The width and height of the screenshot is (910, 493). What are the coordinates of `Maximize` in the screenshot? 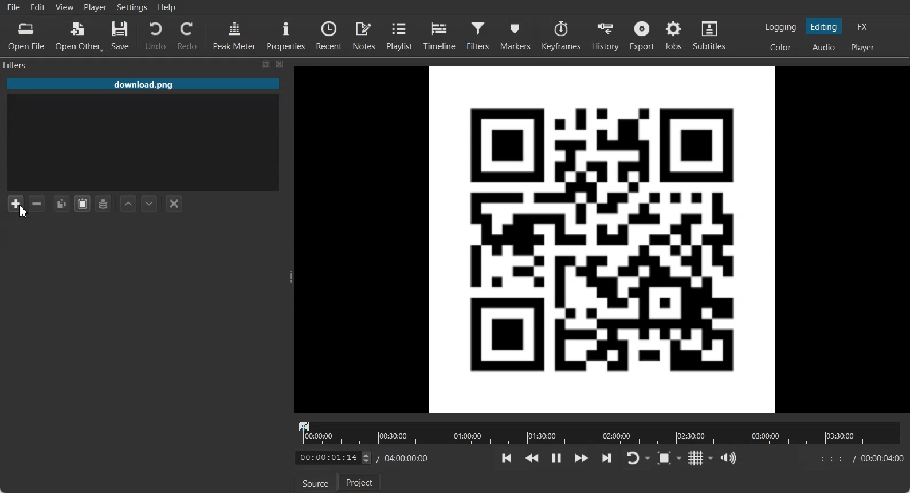 It's located at (266, 64).